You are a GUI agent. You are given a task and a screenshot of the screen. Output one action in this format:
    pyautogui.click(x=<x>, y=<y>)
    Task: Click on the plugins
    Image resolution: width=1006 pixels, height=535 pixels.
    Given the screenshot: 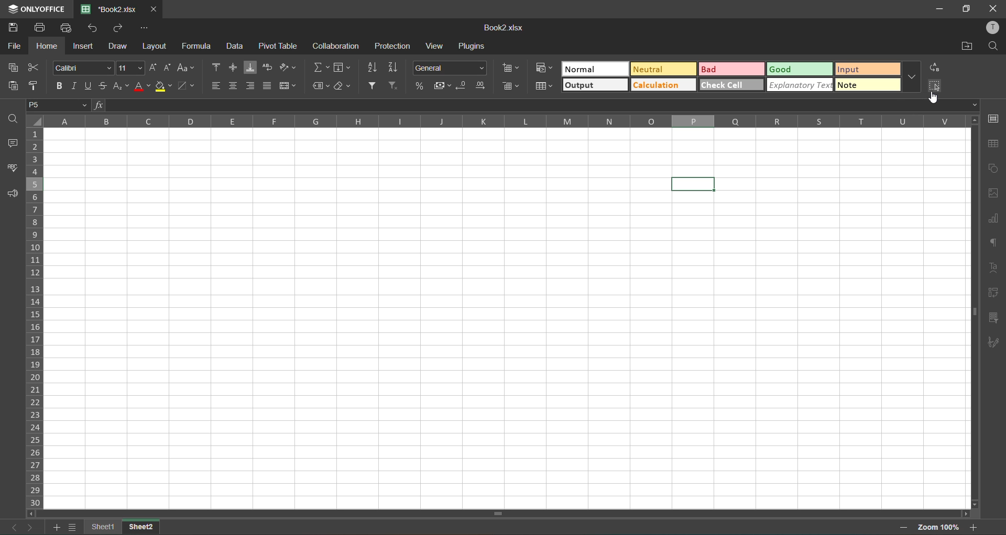 What is the action you would take?
    pyautogui.click(x=475, y=47)
    